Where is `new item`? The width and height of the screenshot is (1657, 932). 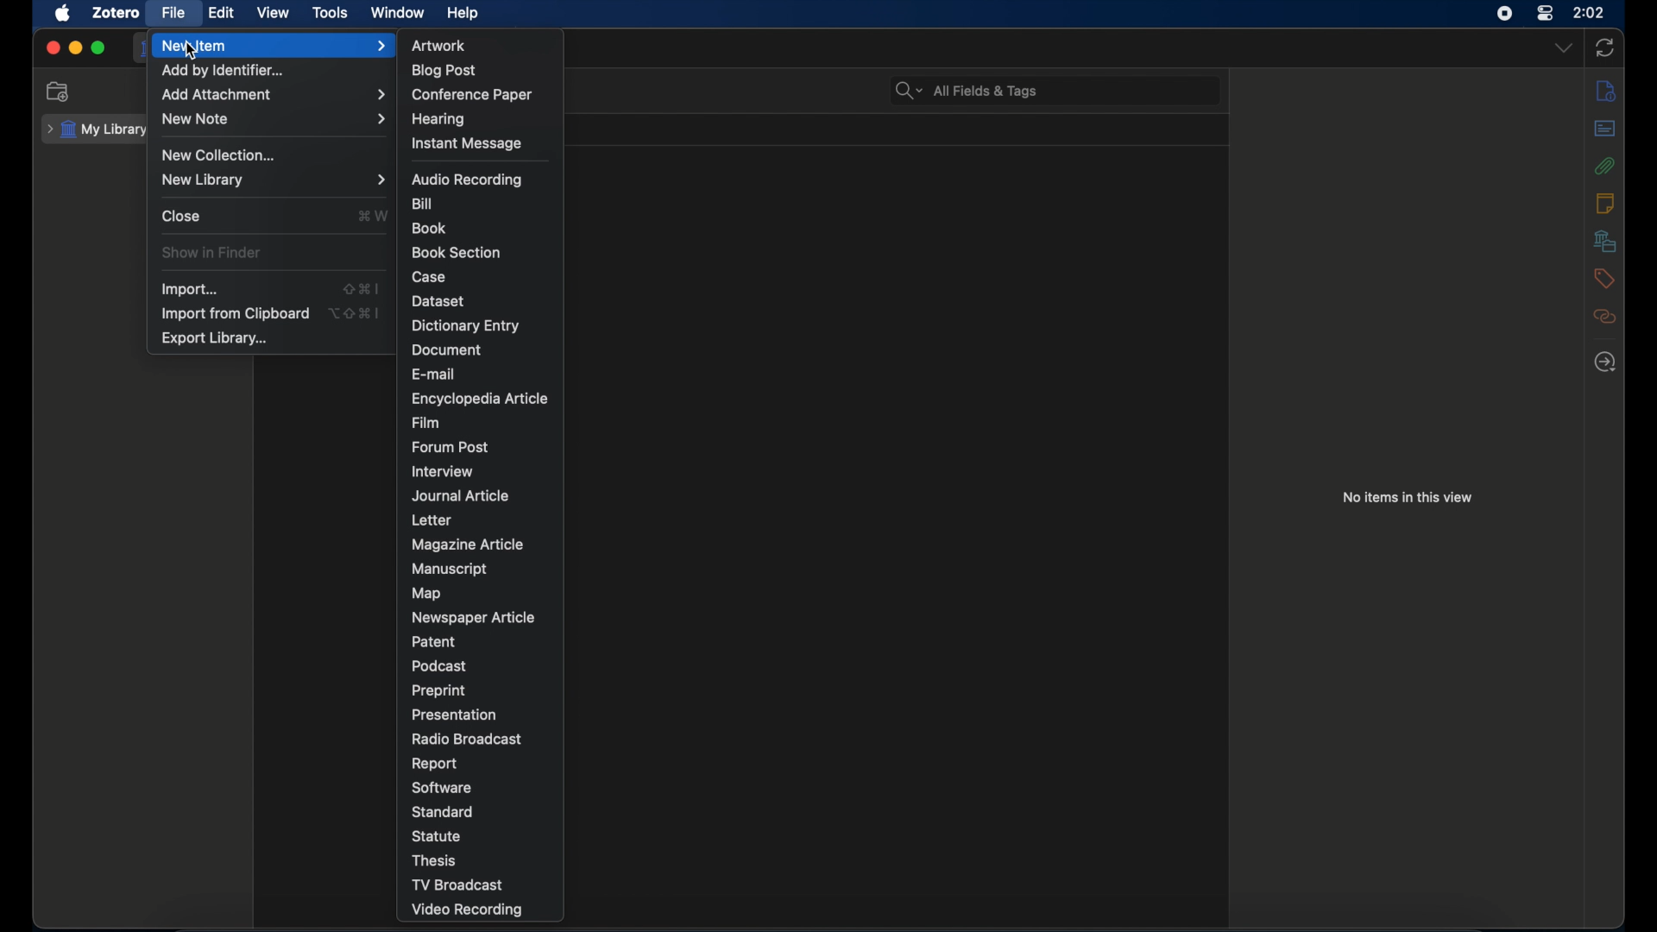
new item is located at coordinates (278, 46).